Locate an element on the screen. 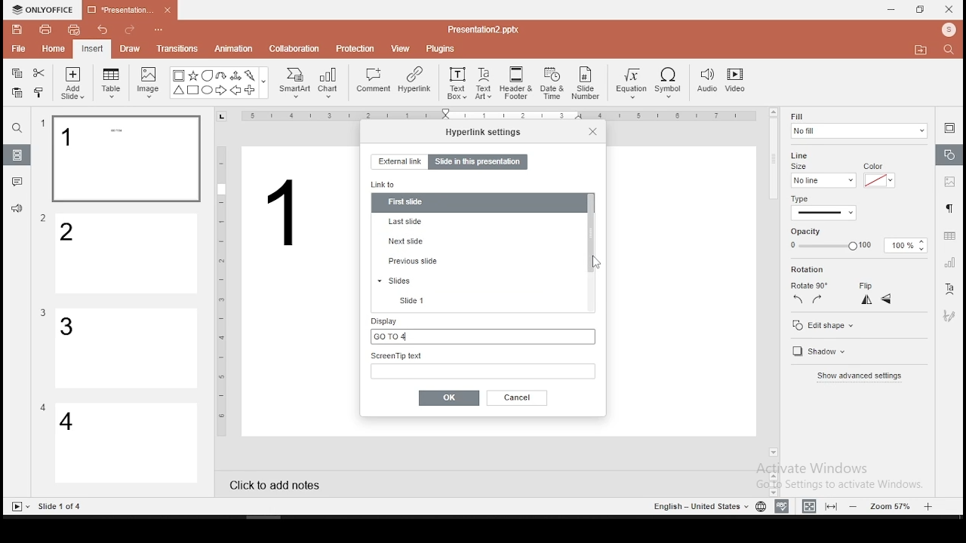 Image resolution: width=966 pixels, height=543 pixels. Square is located at coordinates (192, 91).